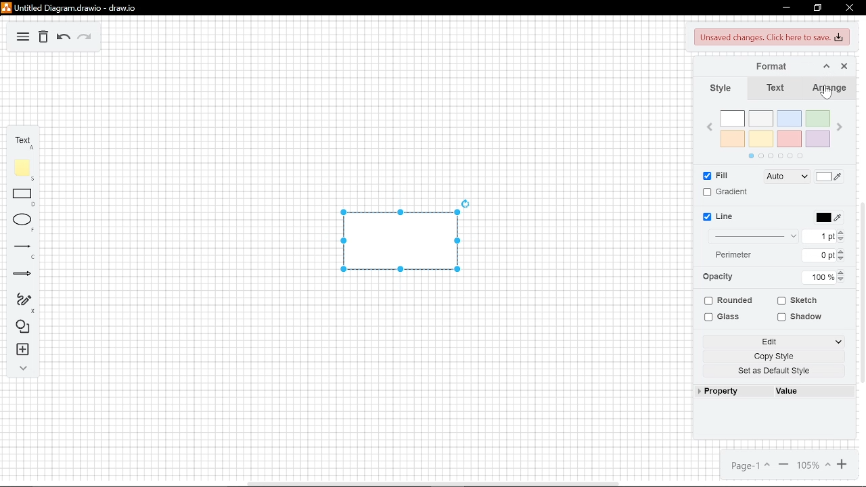  What do you see at coordinates (791, 119) in the screenshot?
I see `blue` at bounding box center [791, 119].